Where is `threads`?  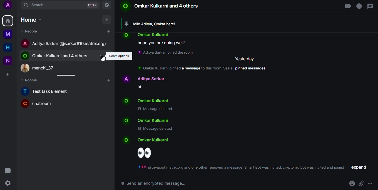
threads is located at coordinates (9, 171).